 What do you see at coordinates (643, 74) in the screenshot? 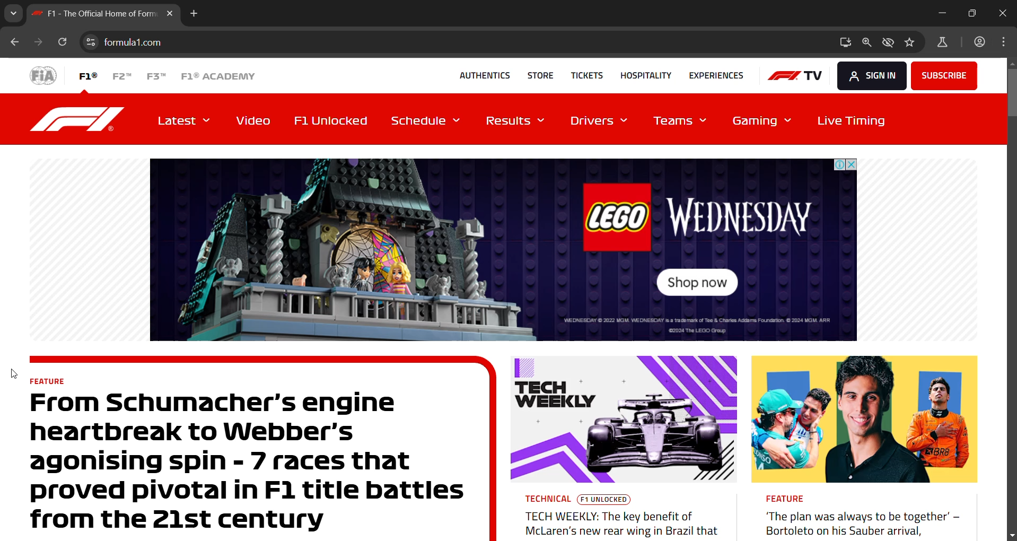
I see `HOSPITALITY` at bounding box center [643, 74].